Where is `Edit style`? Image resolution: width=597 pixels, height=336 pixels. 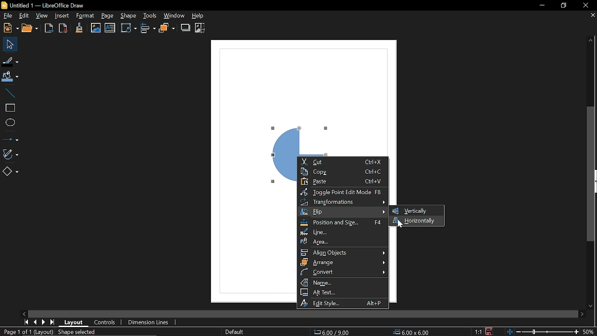
Edit style is located at coordinates (343, 303).